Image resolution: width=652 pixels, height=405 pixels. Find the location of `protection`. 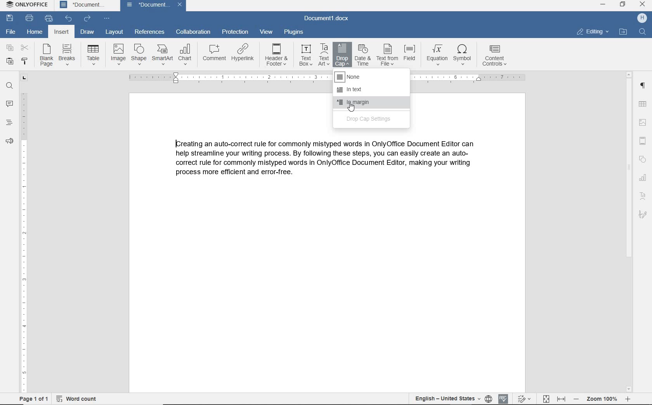

protection is located at coordinates (235, 32).